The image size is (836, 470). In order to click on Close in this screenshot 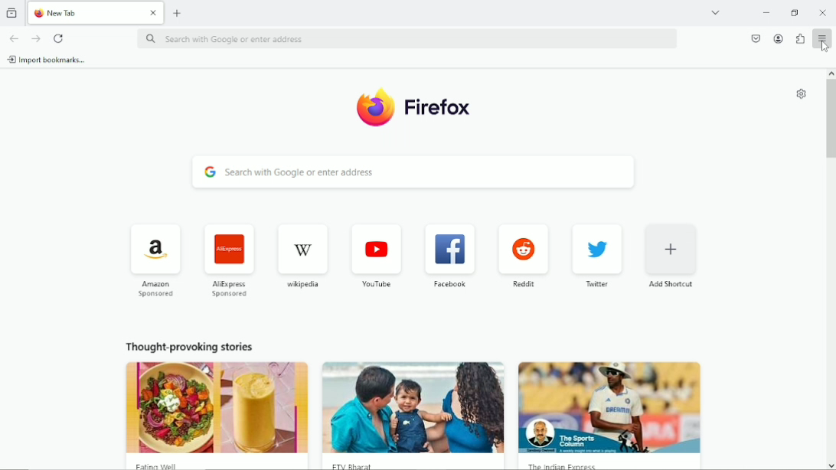, I will do `click(153, 13)`.